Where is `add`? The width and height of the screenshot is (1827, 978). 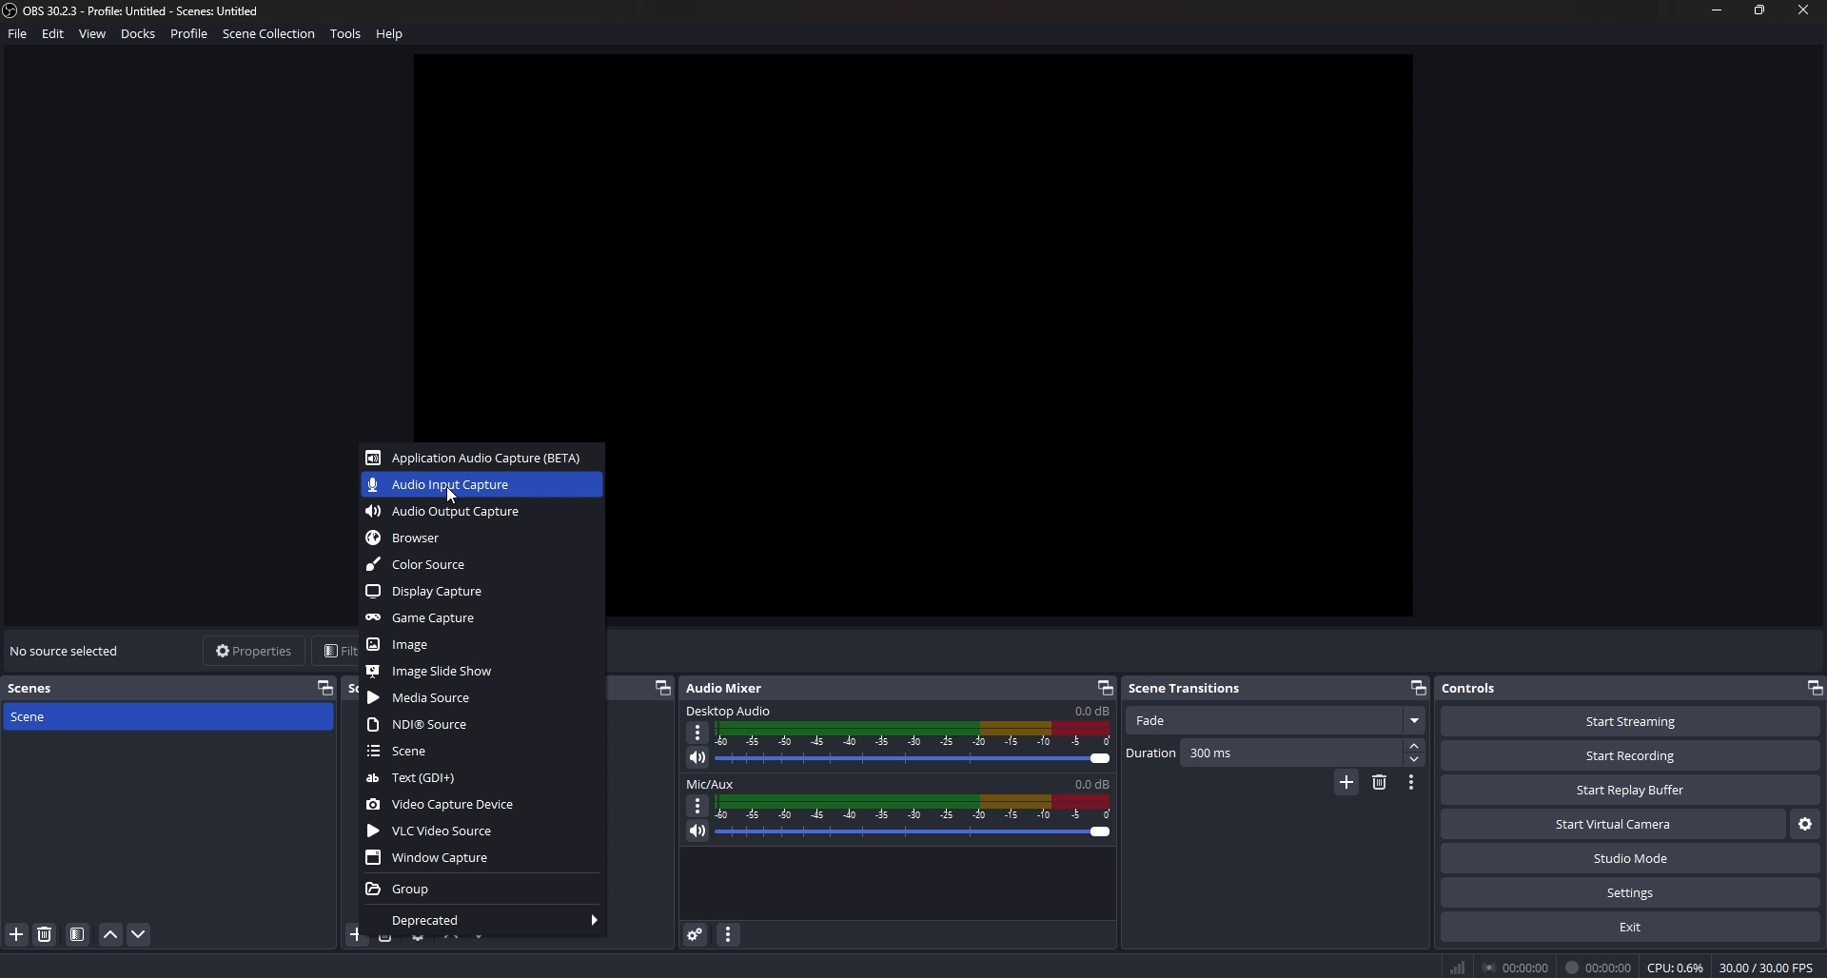
add is located at coordinates (17, 936).